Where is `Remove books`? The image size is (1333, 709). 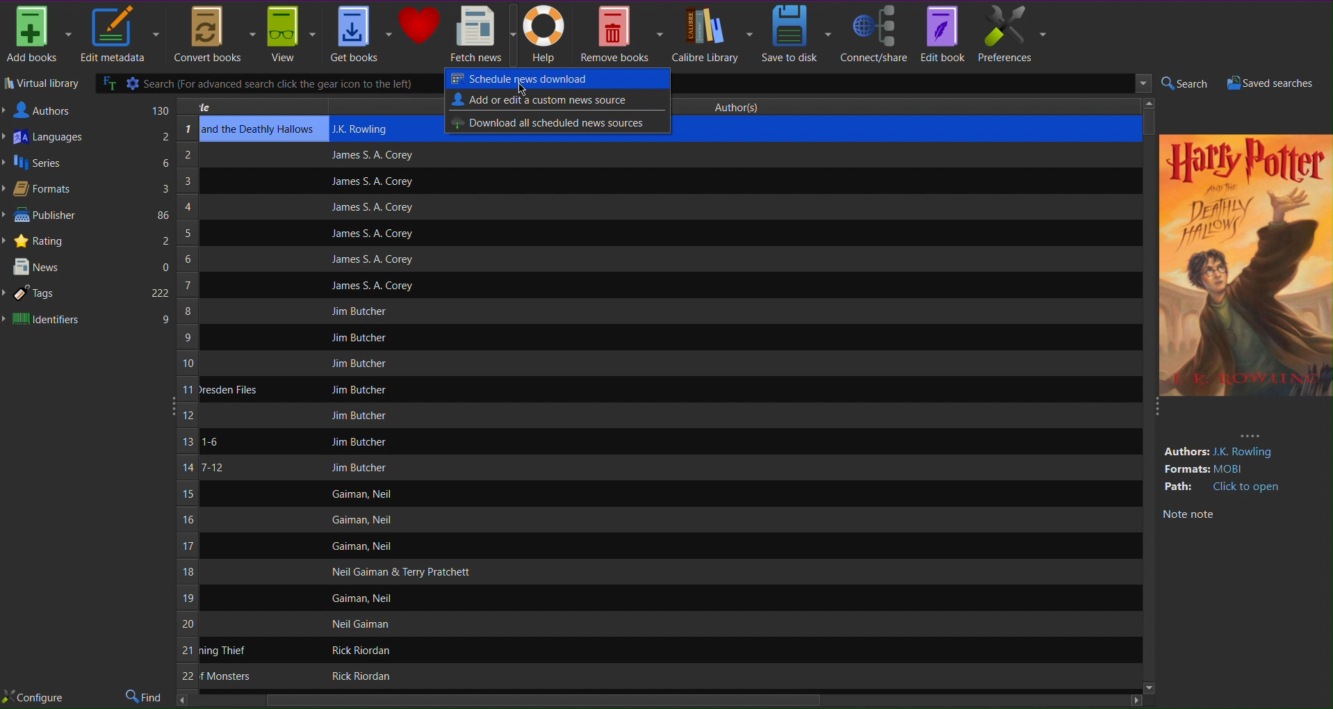 Remove books is located at coordinates (622, 33).